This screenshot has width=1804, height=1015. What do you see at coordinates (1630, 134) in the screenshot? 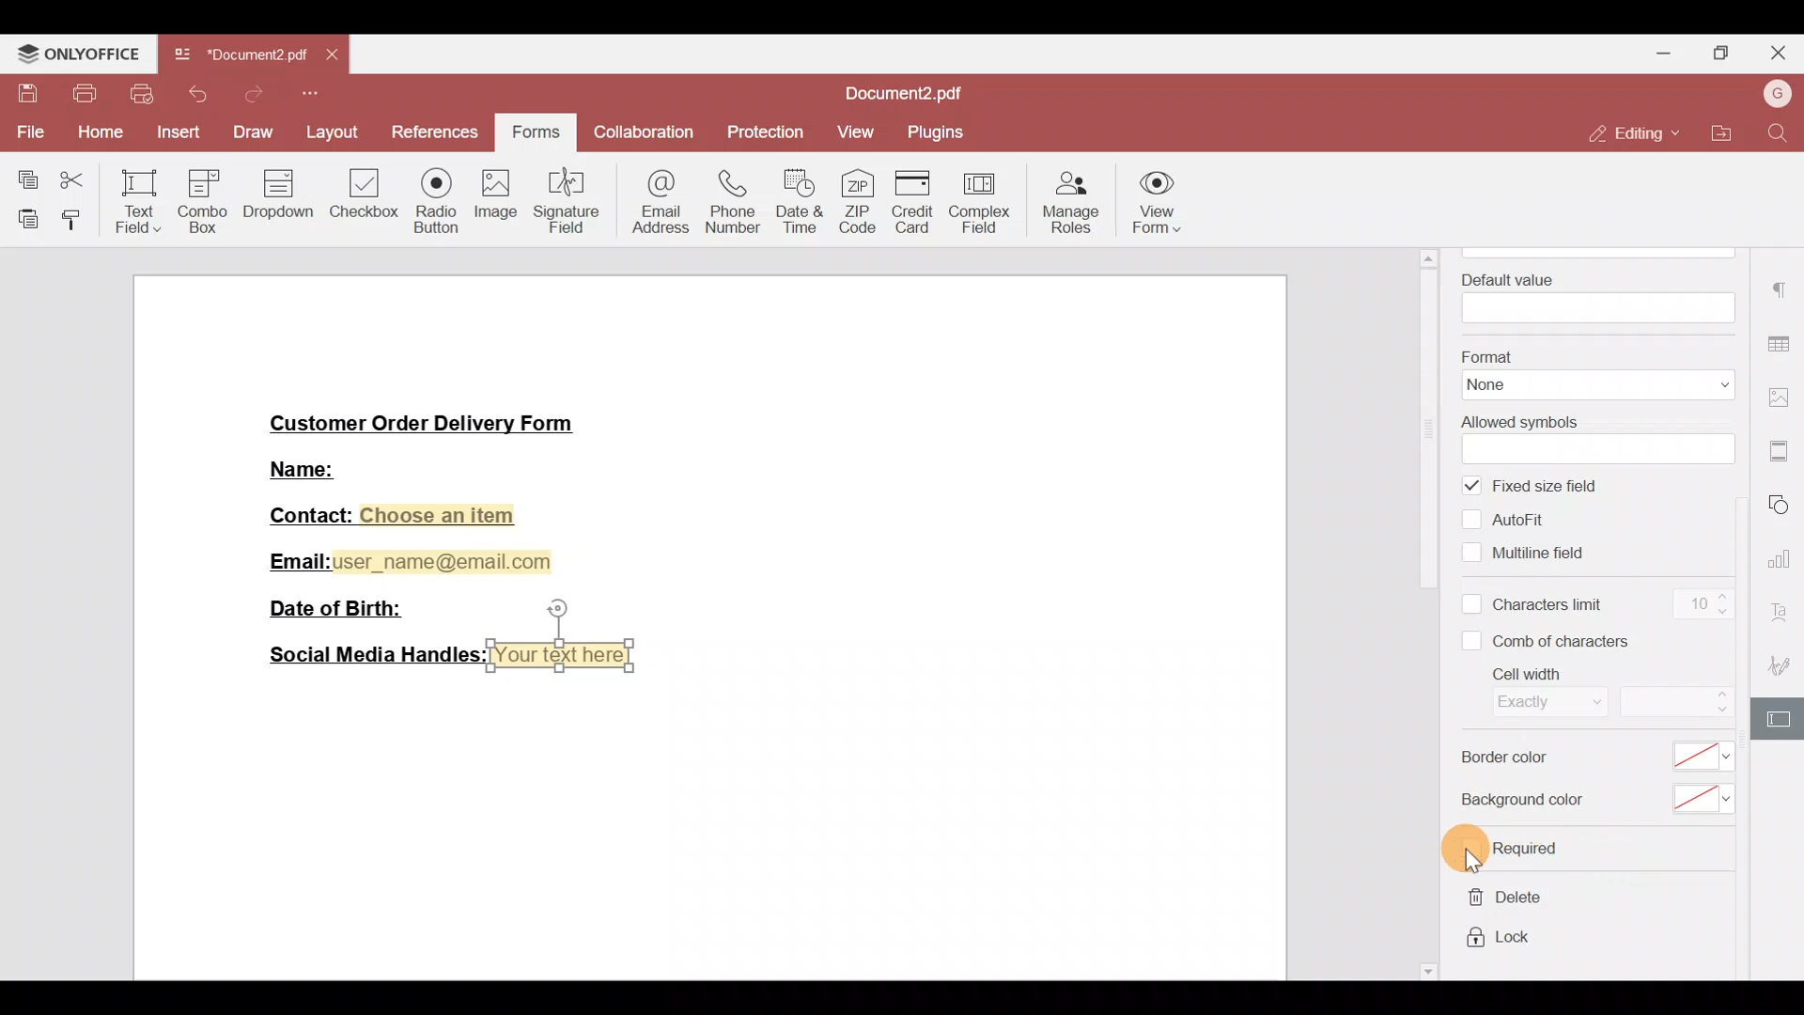
I see `Editing mode` at bounding box center [1630, 134].